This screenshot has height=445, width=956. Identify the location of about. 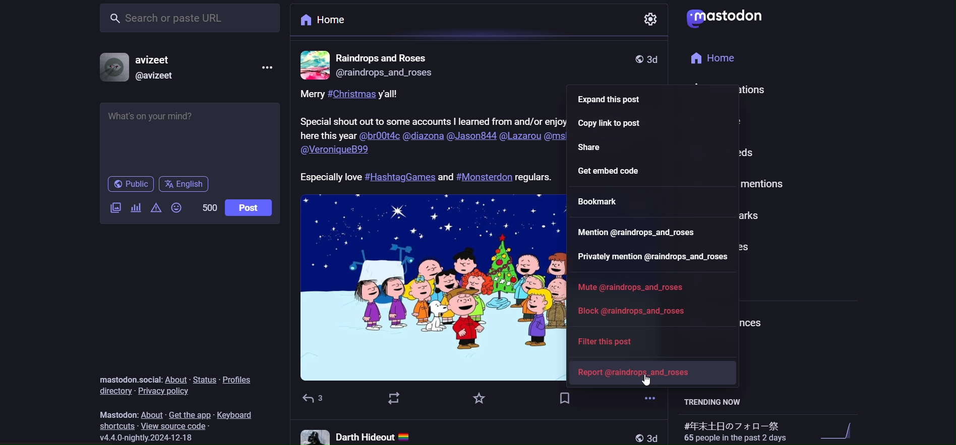
(174, 379).